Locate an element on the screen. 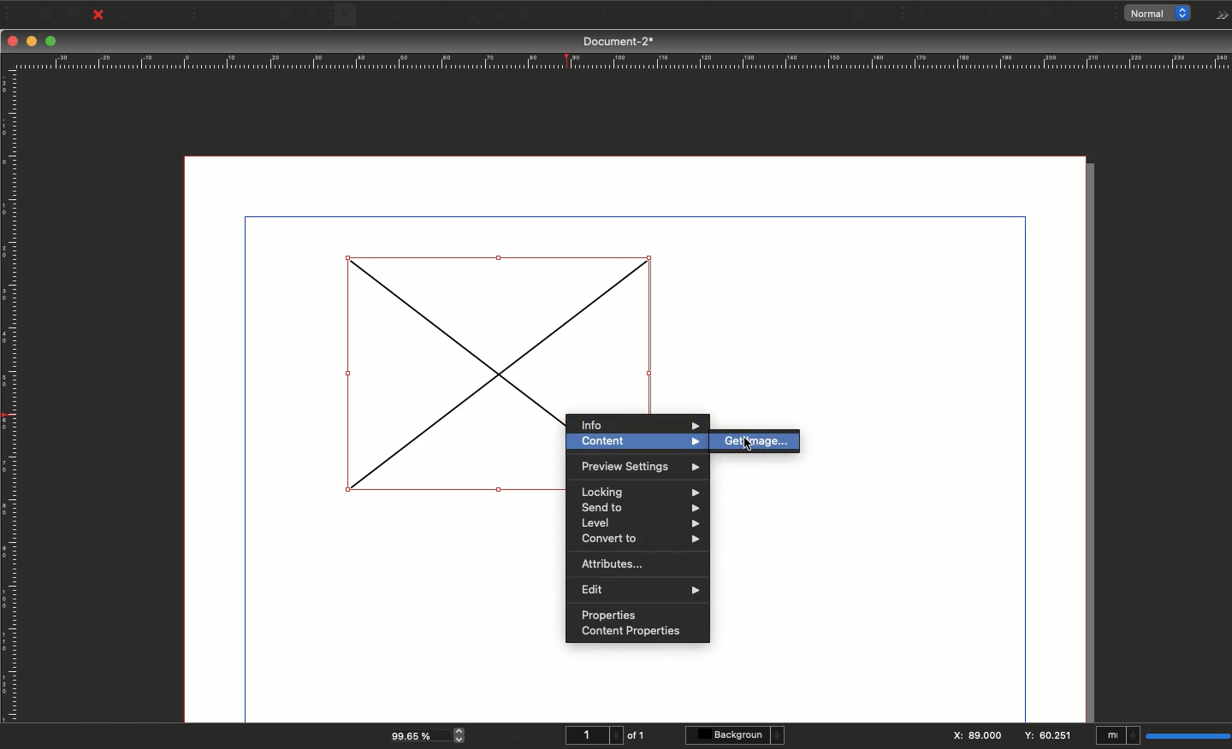 The image size is (1232, 749). Ruler is located at coordinates (620, 62).